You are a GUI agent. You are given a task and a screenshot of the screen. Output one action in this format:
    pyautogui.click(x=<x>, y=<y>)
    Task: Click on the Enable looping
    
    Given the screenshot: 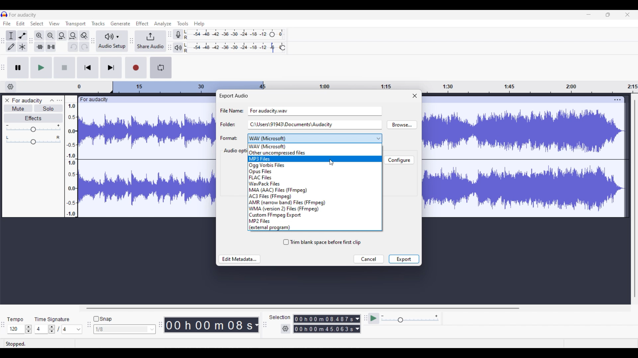 What is the action you would take?
    pyautogui.click(x=160, y=68)
    